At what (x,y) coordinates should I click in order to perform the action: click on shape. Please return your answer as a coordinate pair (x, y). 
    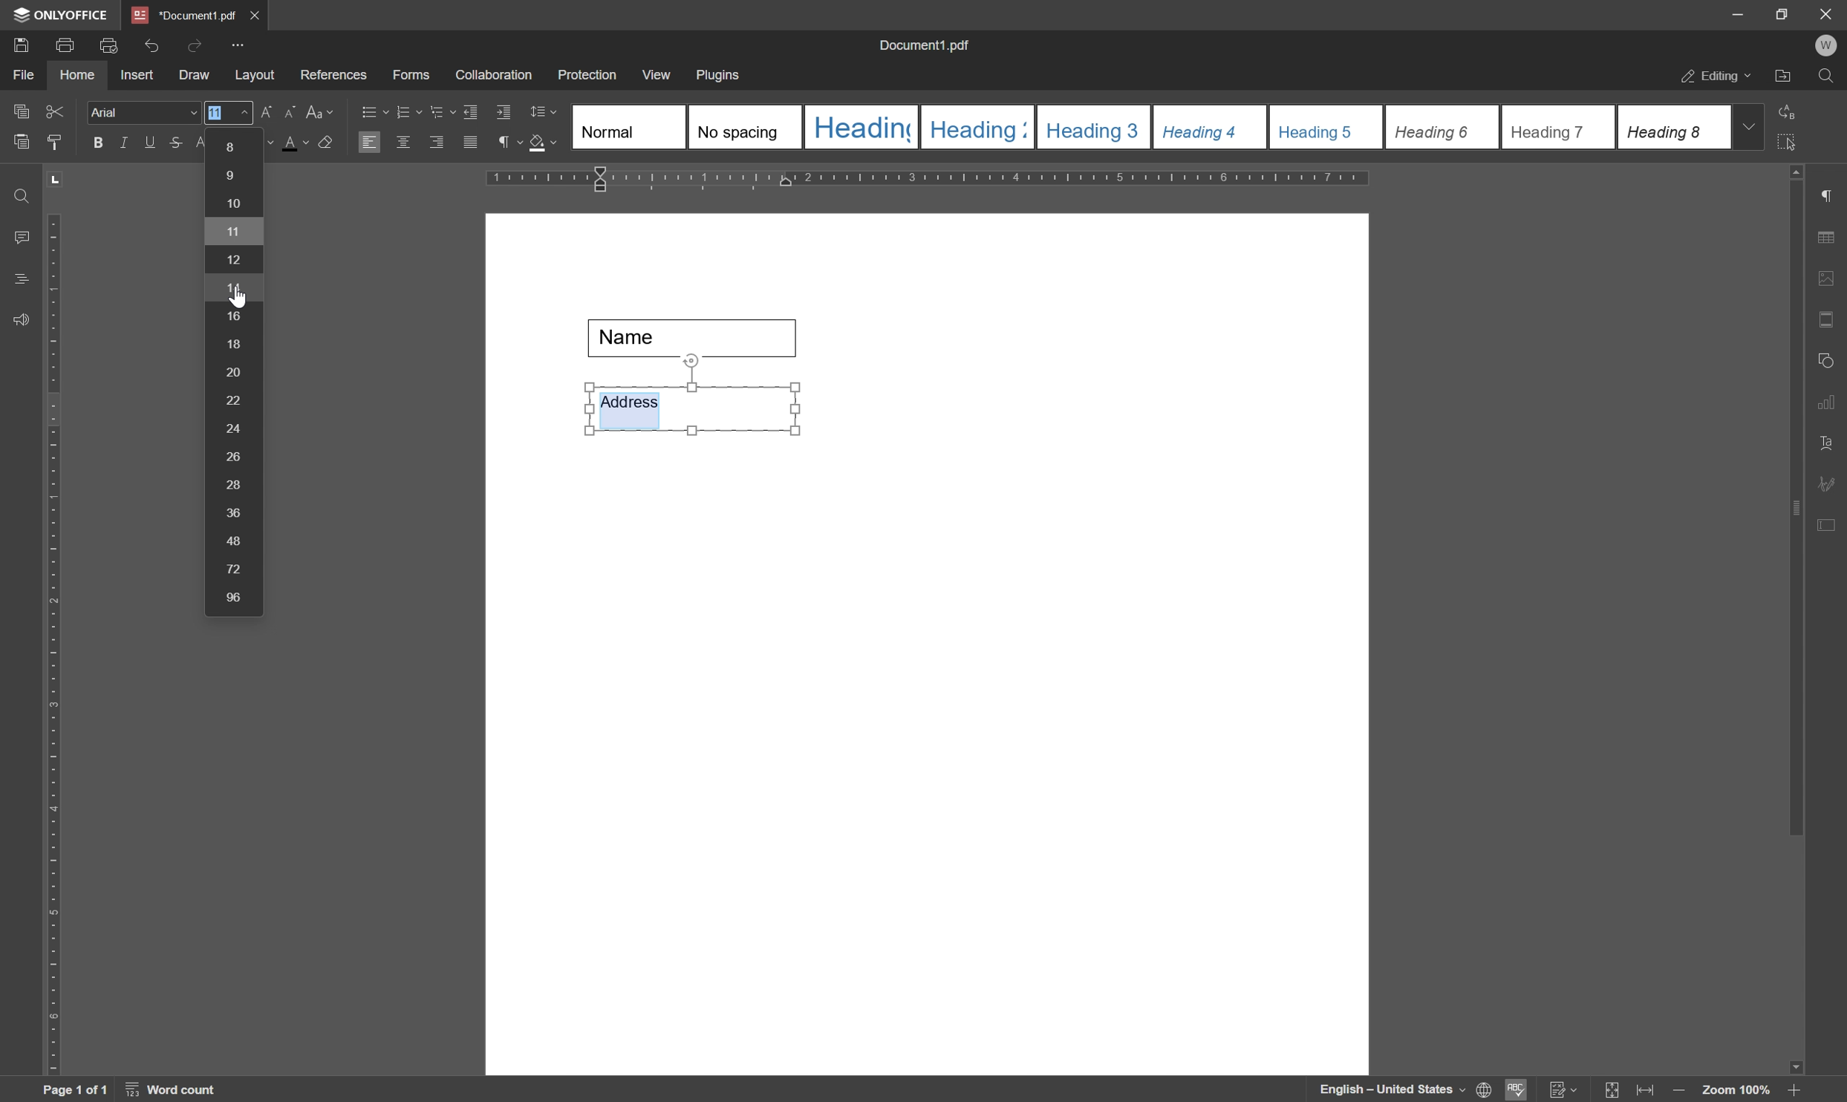
    Looking at the image, I should click on (1830, 357).